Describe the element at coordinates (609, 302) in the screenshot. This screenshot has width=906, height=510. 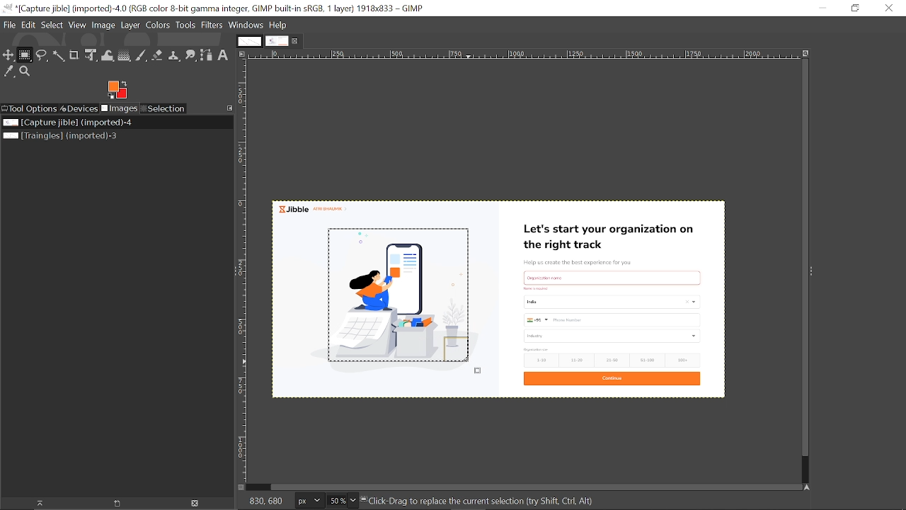
I see `image` at that location.